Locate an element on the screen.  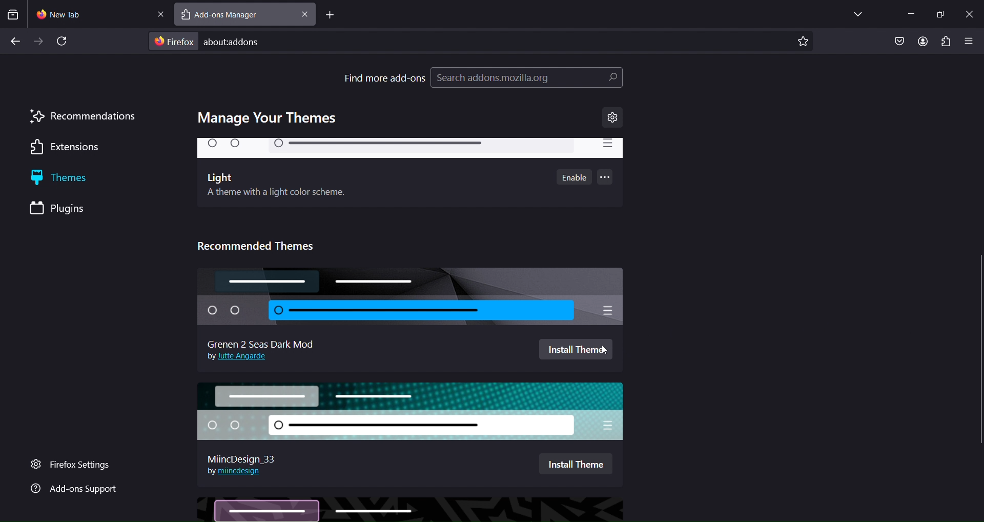
recommendations is located at coordinates (83, 116).